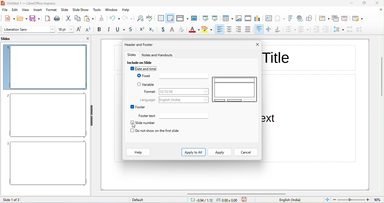 The image size is (384, 203). Describe the element at coordinates (219, 152) in the screenshot. I see `apply` at that location.